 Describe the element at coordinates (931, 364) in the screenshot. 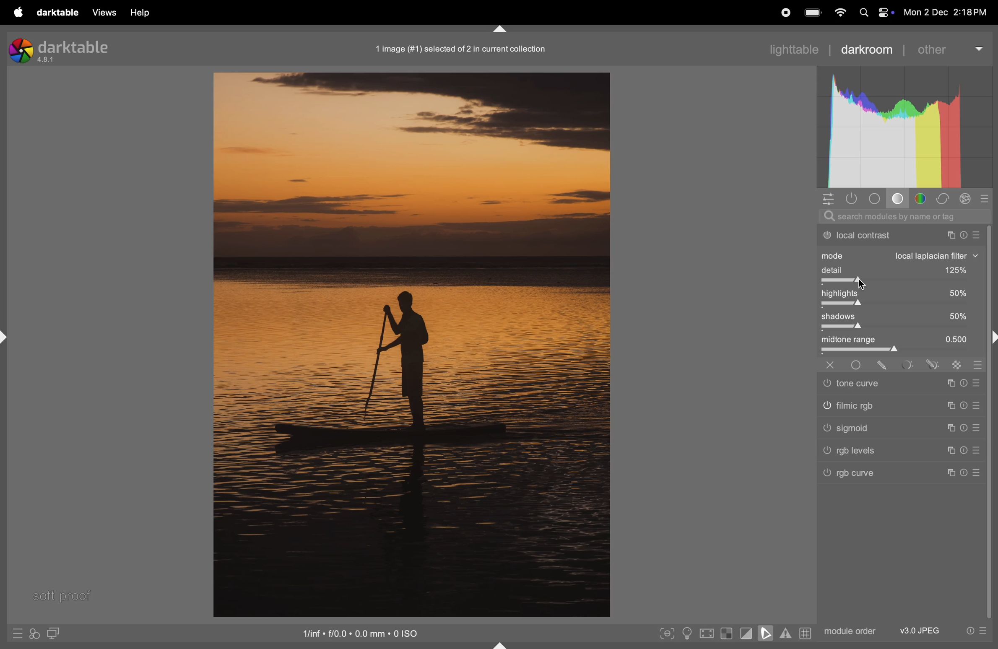

I see `sign` at that location.